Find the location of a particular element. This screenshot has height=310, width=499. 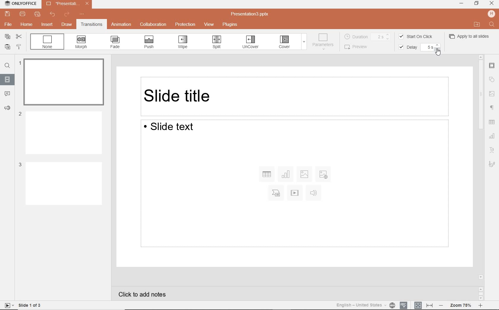

print is located at coordinates (23, 13).